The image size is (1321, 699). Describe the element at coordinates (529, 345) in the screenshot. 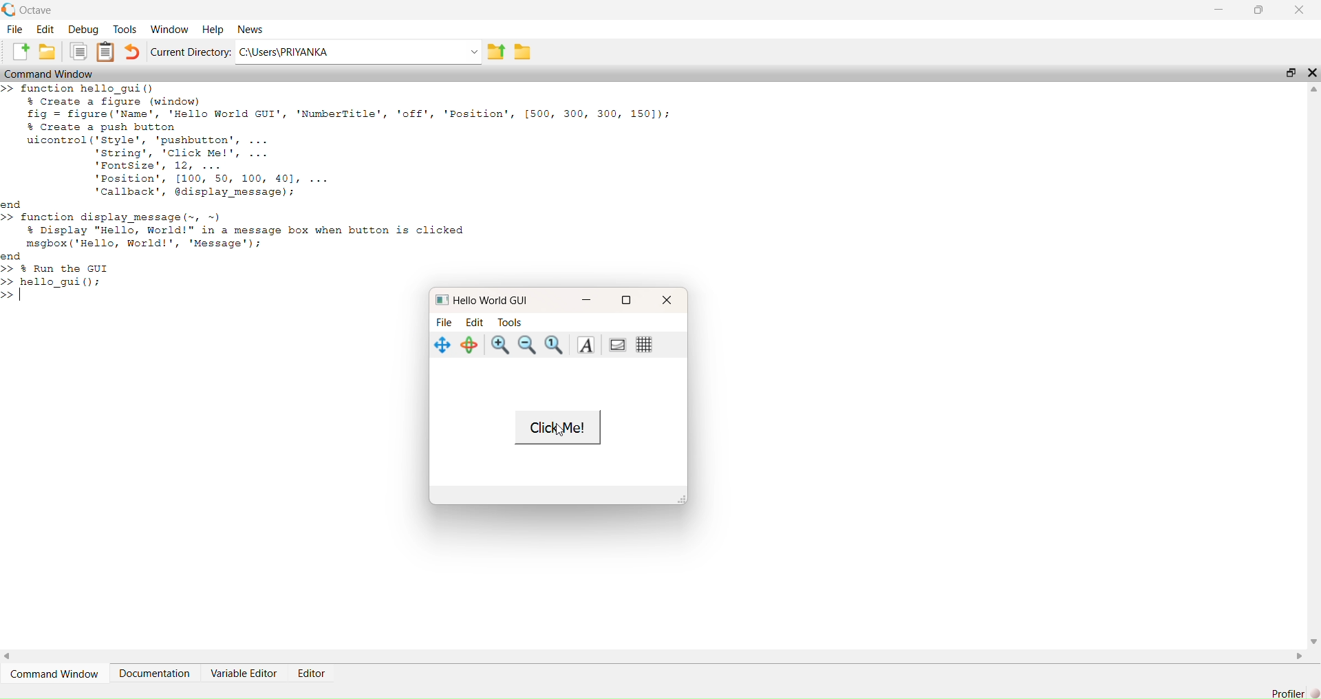

I see `zoom out` at that location.